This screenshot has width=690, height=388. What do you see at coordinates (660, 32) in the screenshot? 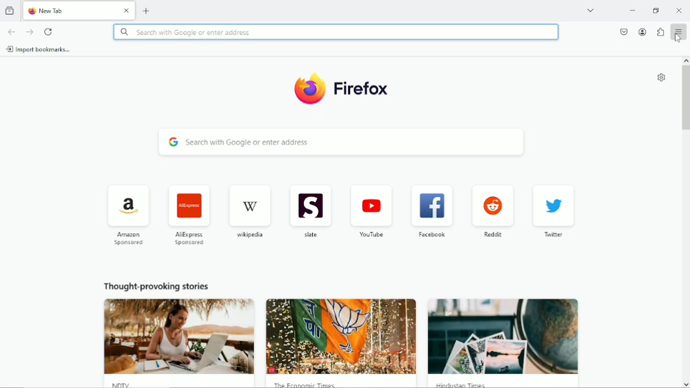
I see `extensions` at bounding box center [660, 32].